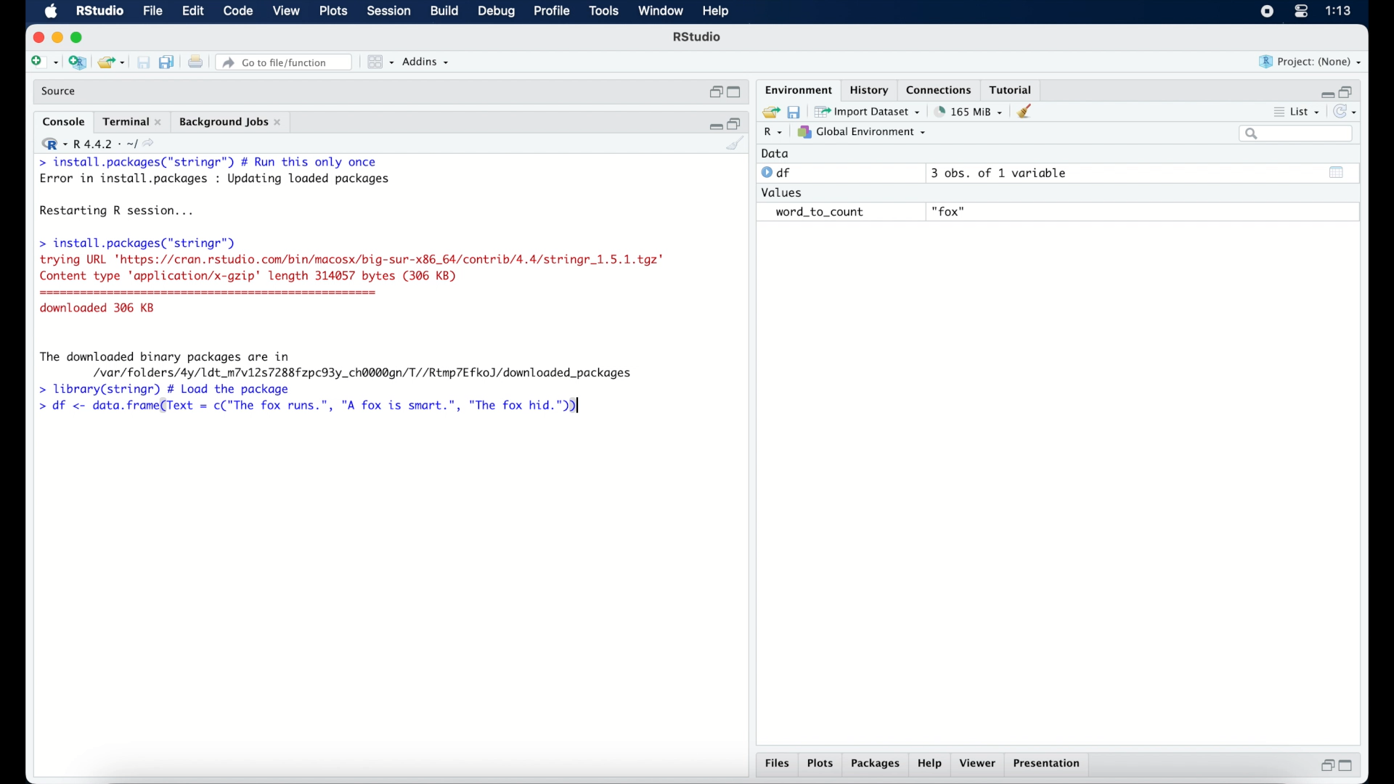 The height and width of the screenshot is (784, 1394). I want to click on word_to_count, so click(818, 213).